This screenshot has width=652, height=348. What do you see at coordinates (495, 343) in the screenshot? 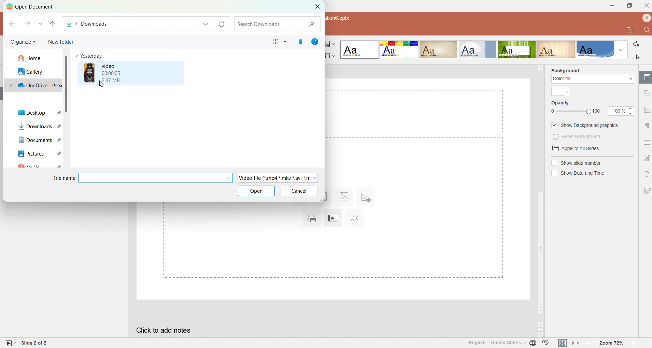
I see `Set text language` at bounding box center [495, 343].